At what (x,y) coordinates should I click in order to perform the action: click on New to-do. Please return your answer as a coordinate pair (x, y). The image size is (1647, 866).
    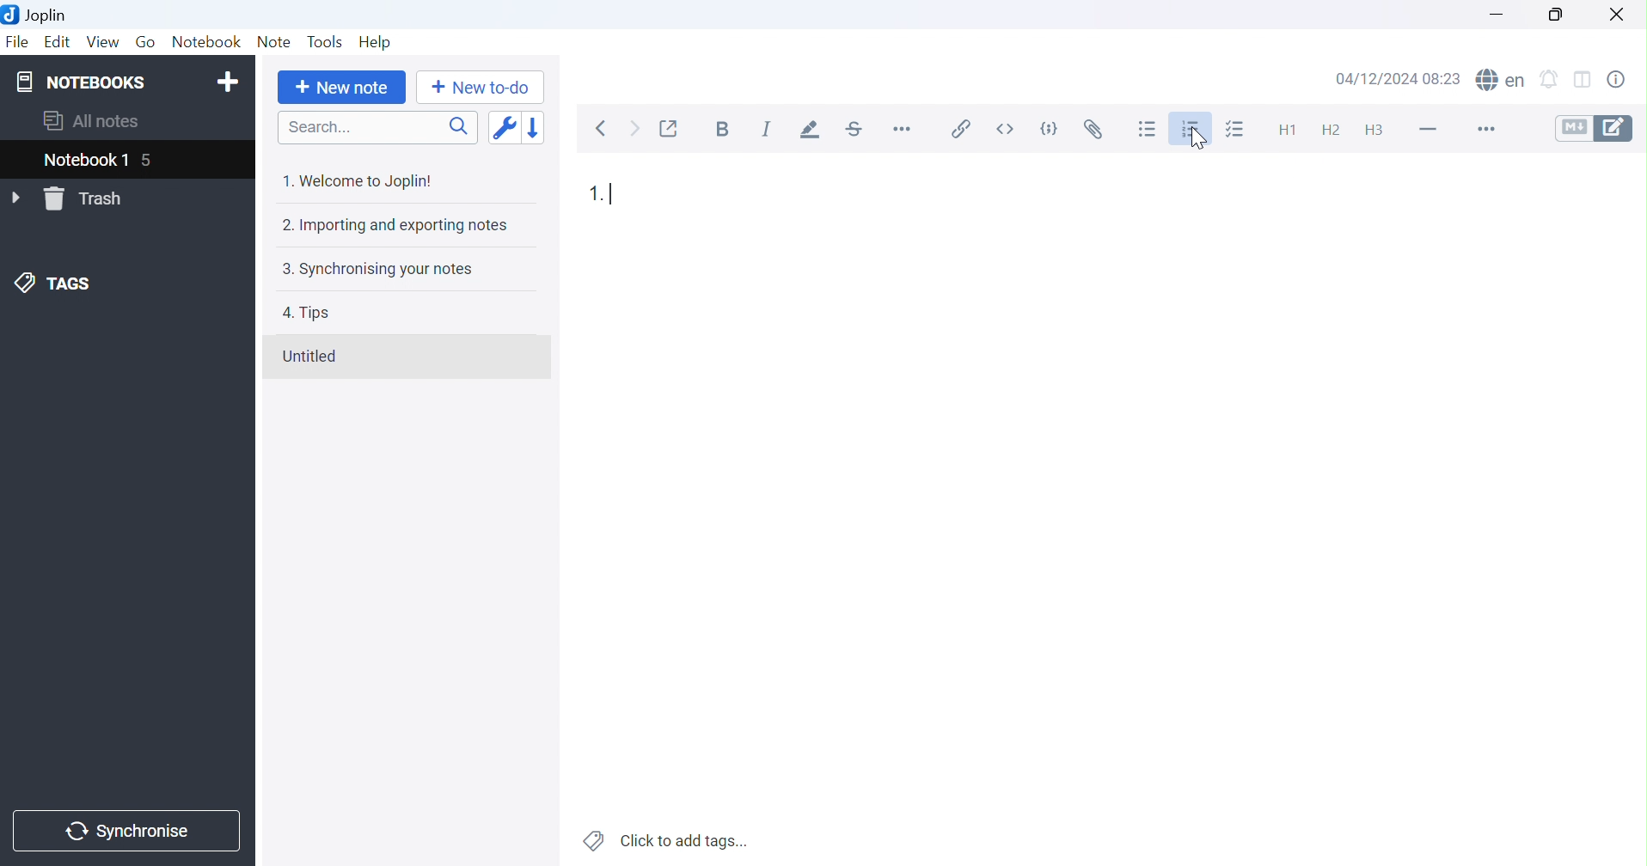
    Looking at the image, I should click on (478, 88).